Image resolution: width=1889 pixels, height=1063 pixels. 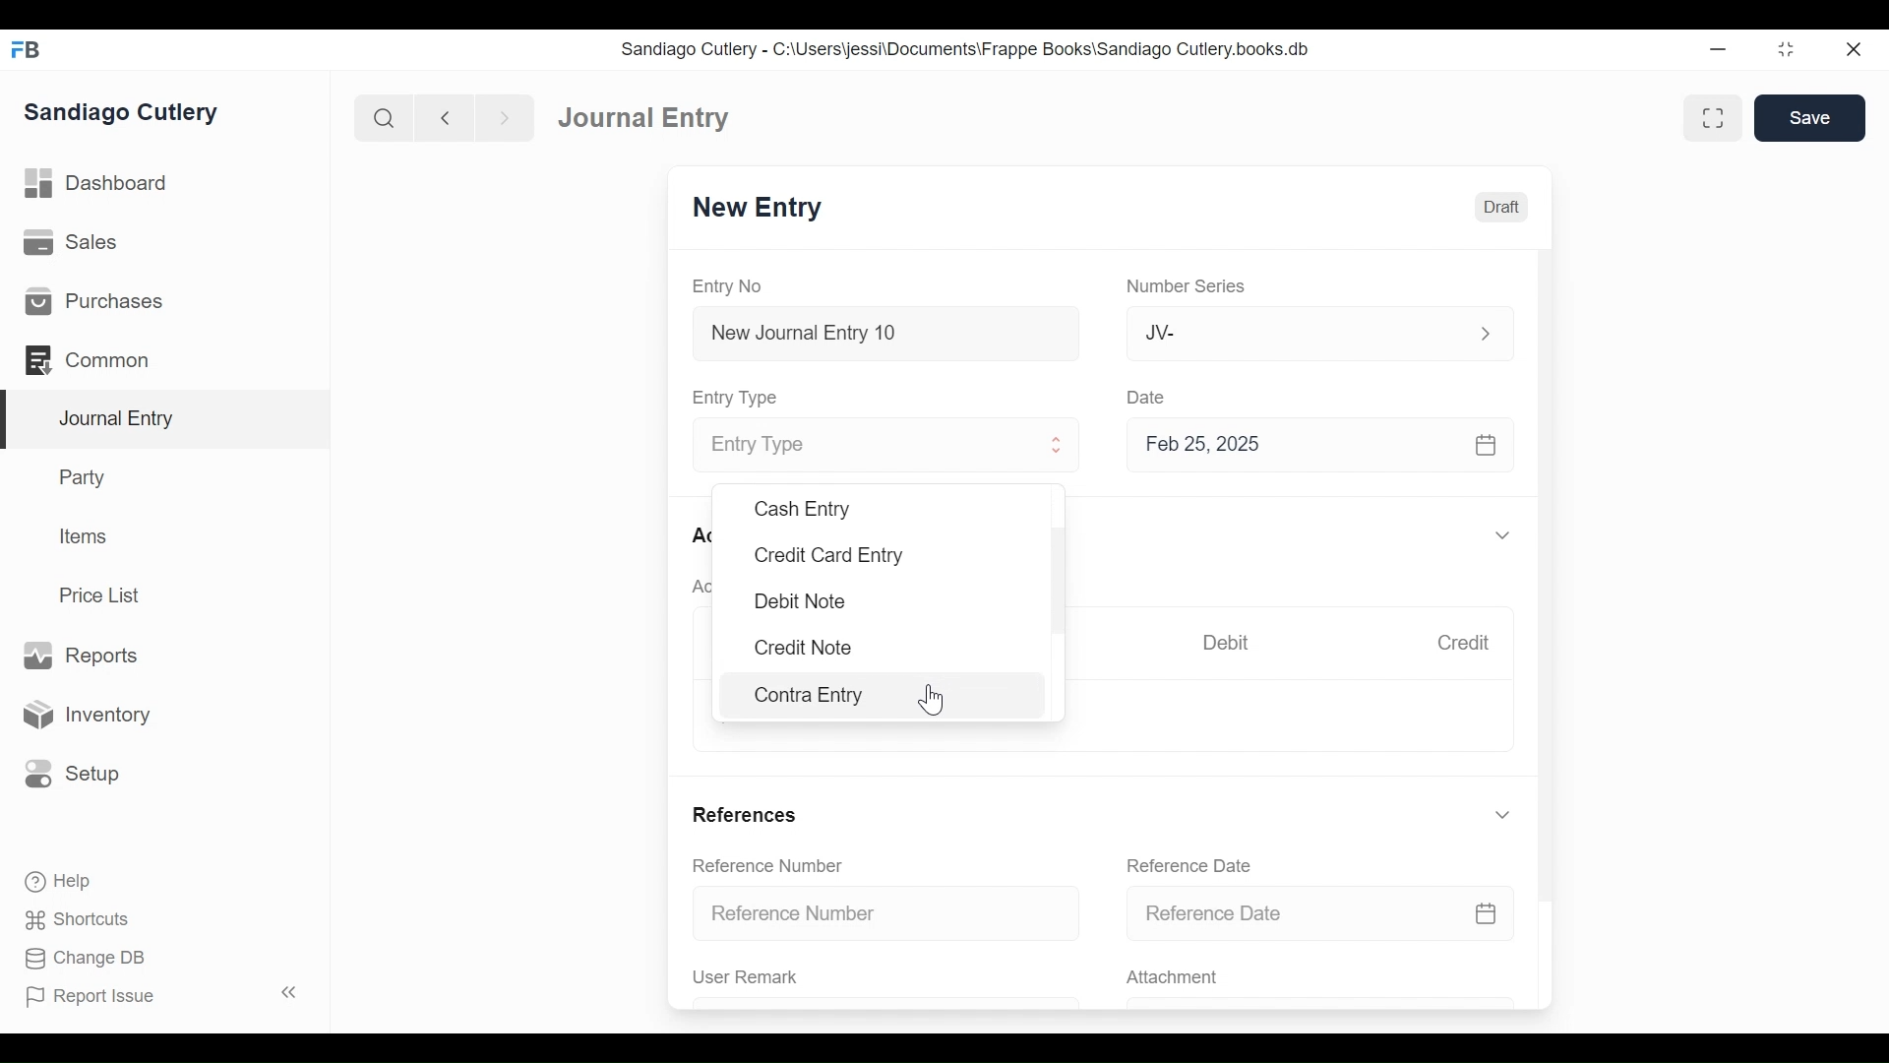 I want to click on User Remark, so click(x=746, y=977).